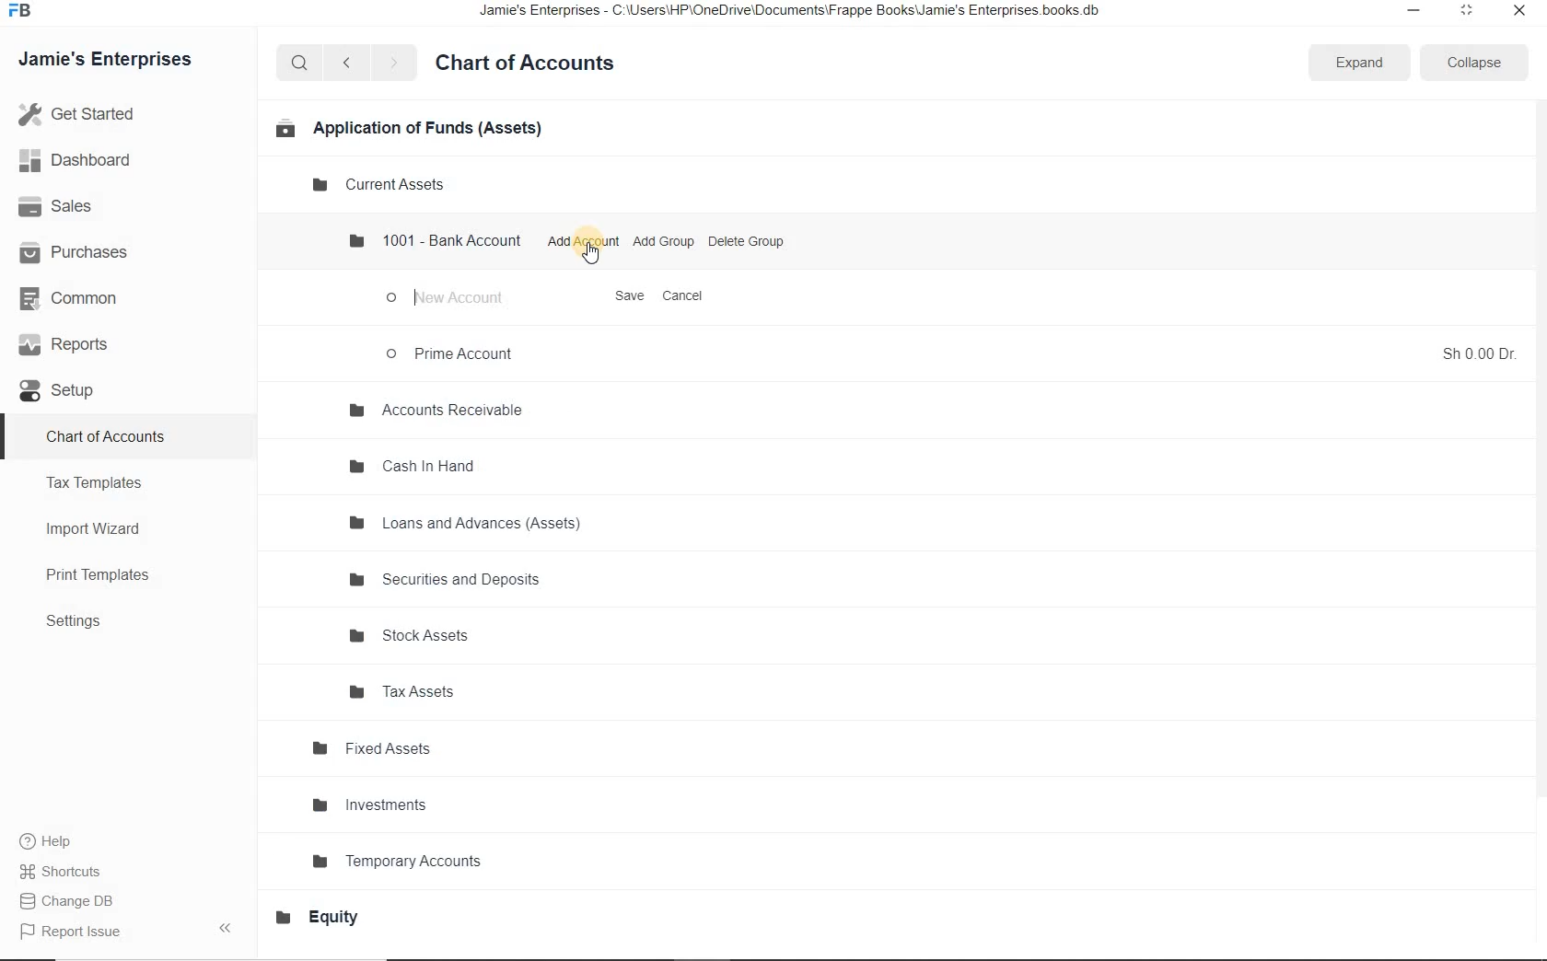 Image resolution: width=1547 pixels, height=961 pixels. I want to click on Dashboard, so click(95, 162).